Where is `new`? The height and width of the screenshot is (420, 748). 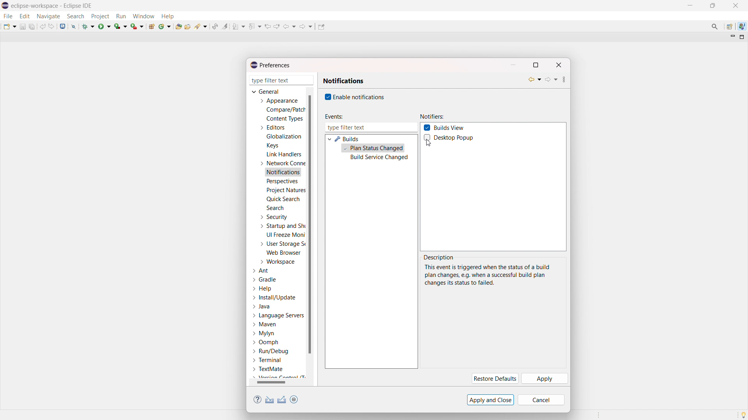
new is located at coordinates (10, 26).